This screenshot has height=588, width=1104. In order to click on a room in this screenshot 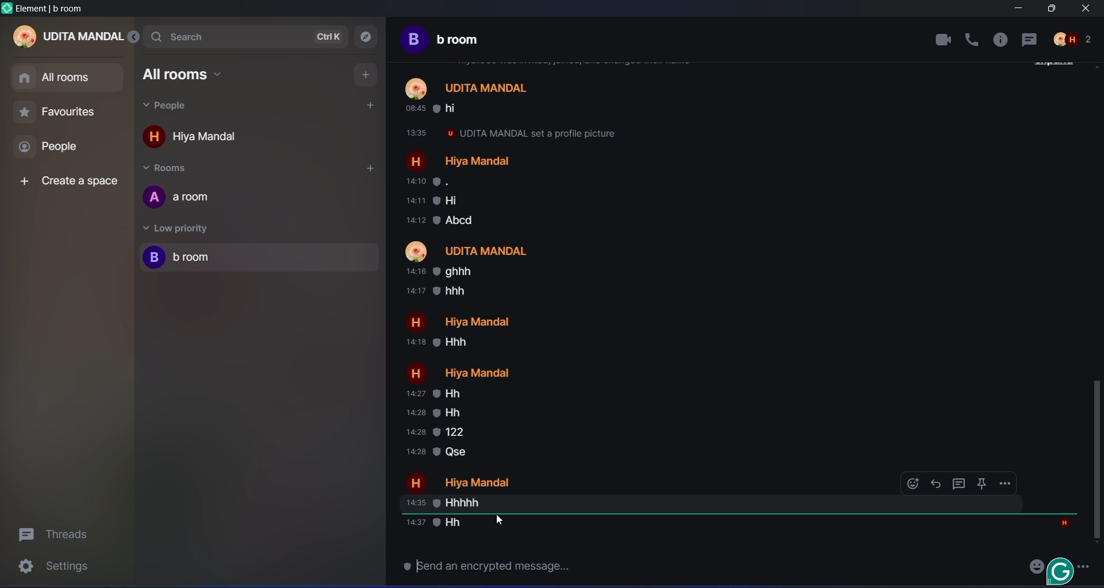, I will do `click(261, 199)`.